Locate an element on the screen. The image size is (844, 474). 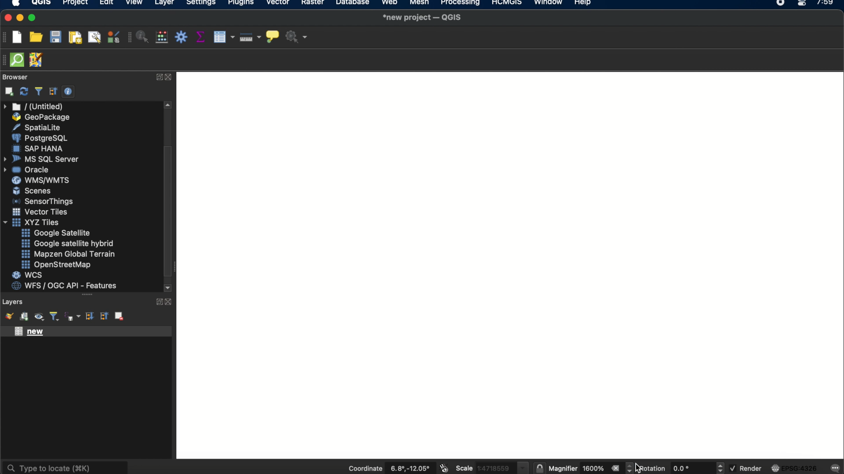
recorder icon is located at coordinates (782, 4).